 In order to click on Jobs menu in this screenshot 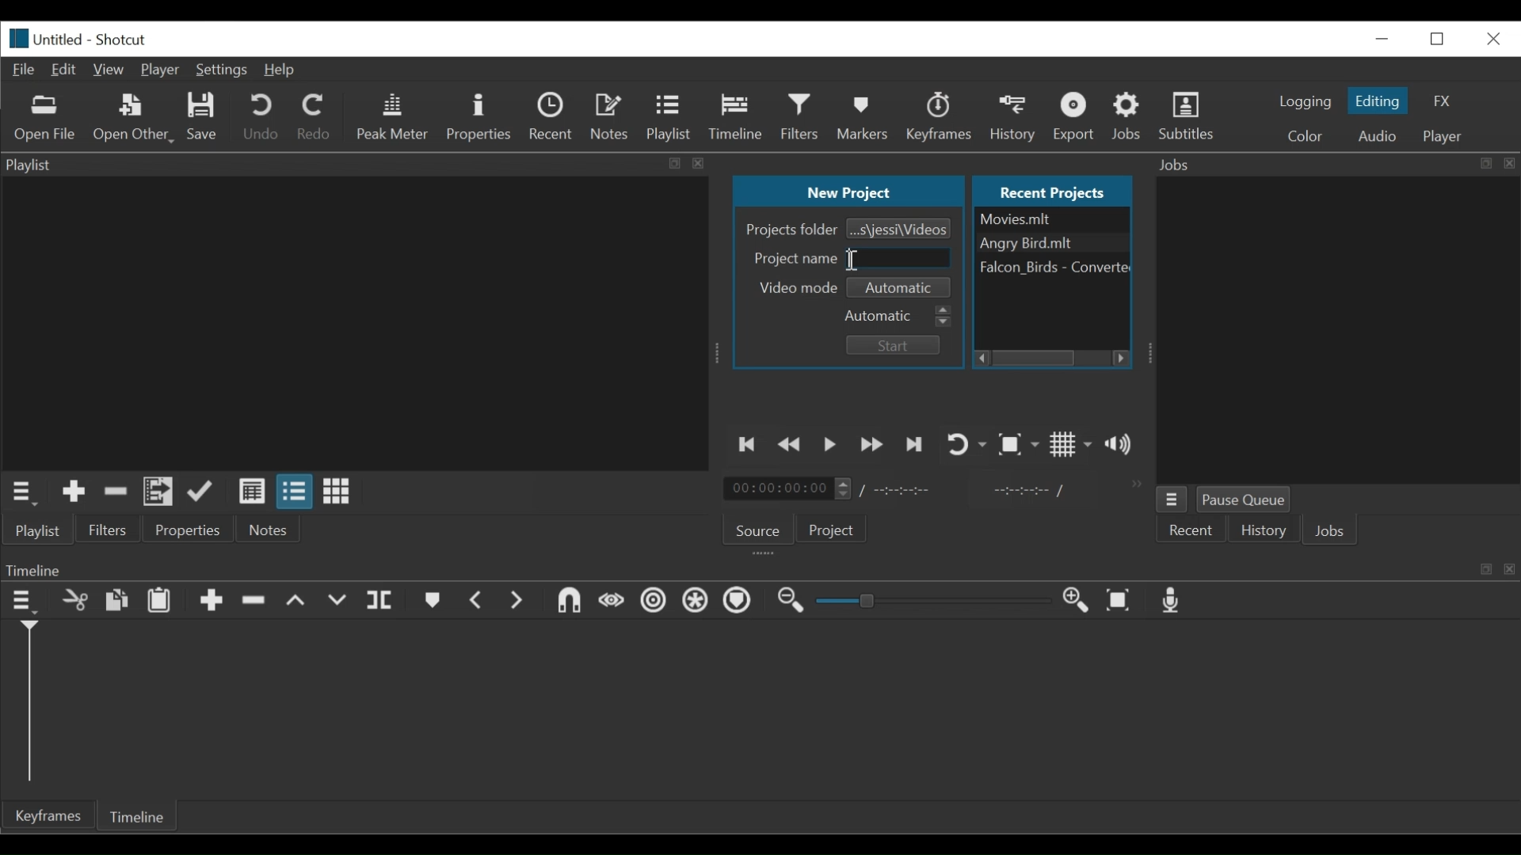, I will do `click(1172, 498)`.